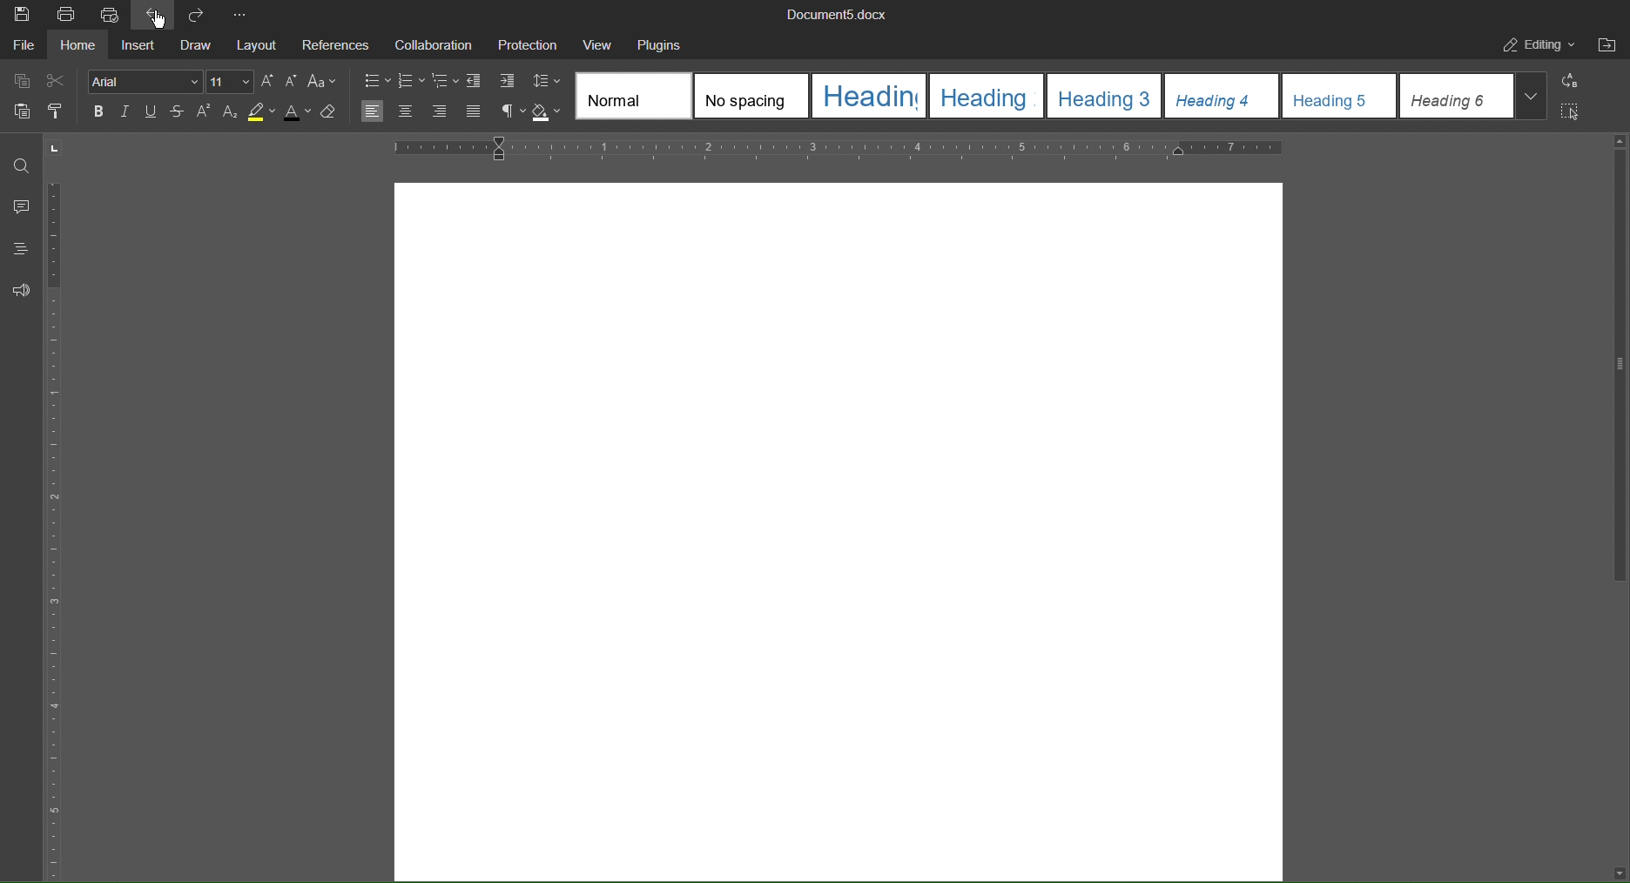 Image resolution: width=1630 pixels, height=883 pixels. Describe the element at coordinates (547, 113) in the screenshot. I see `Shadow` at that location.